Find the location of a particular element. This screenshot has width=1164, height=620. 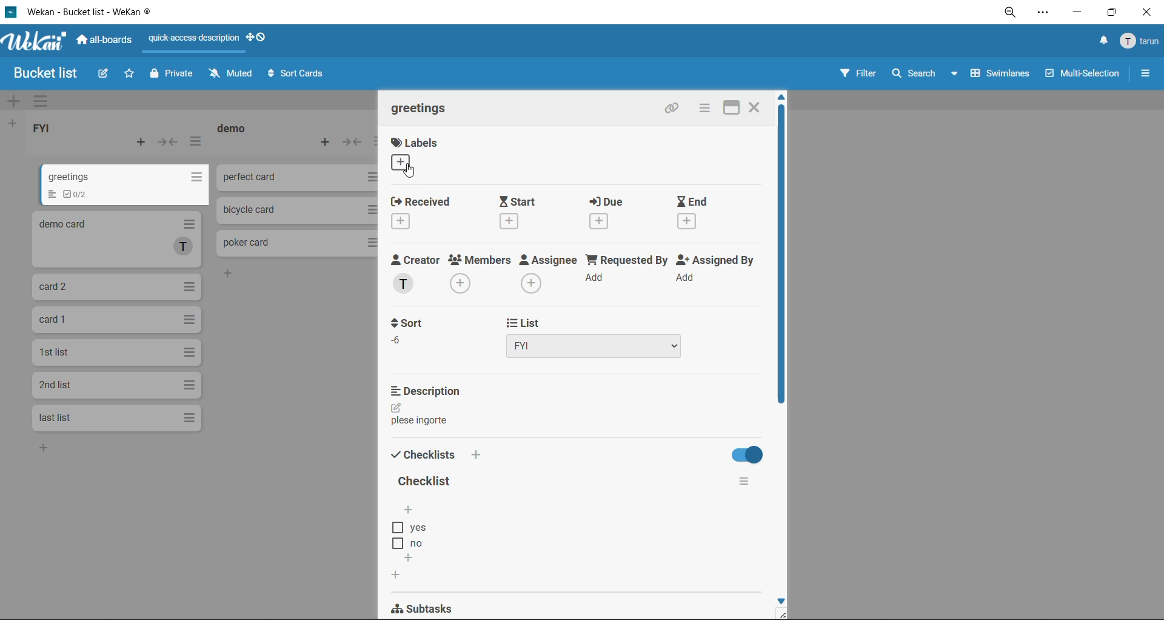

app logo is located at coordinates (36, 42).